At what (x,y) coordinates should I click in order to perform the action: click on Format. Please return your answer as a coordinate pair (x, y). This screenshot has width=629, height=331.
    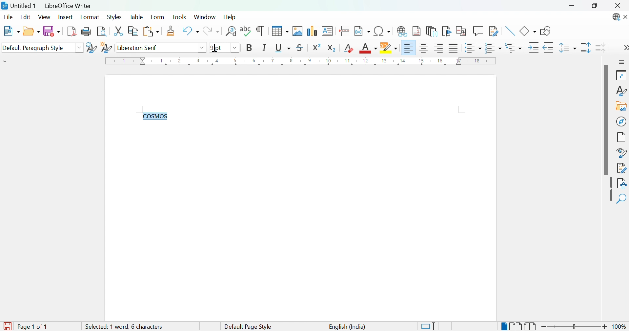
    Looking at the image, I should click on (89, 17).